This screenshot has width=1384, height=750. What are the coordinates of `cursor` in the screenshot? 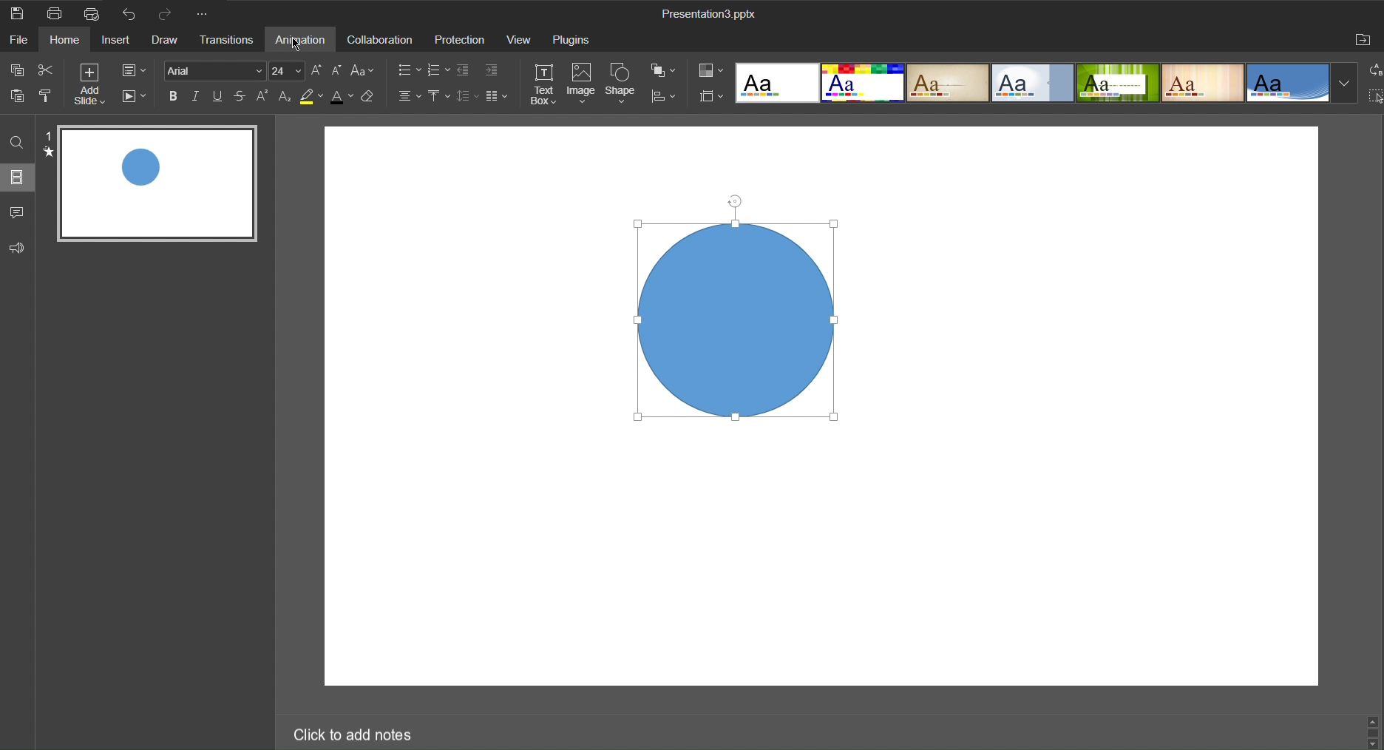 It's located at (296, 46).